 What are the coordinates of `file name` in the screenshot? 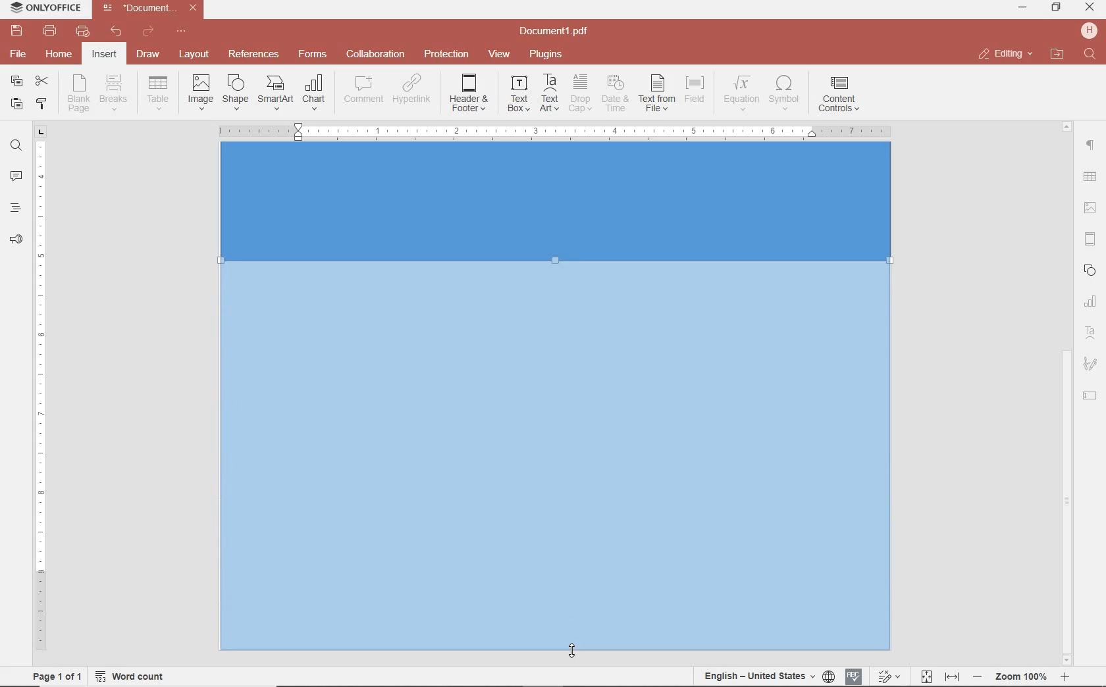 It's located at (558, 32).